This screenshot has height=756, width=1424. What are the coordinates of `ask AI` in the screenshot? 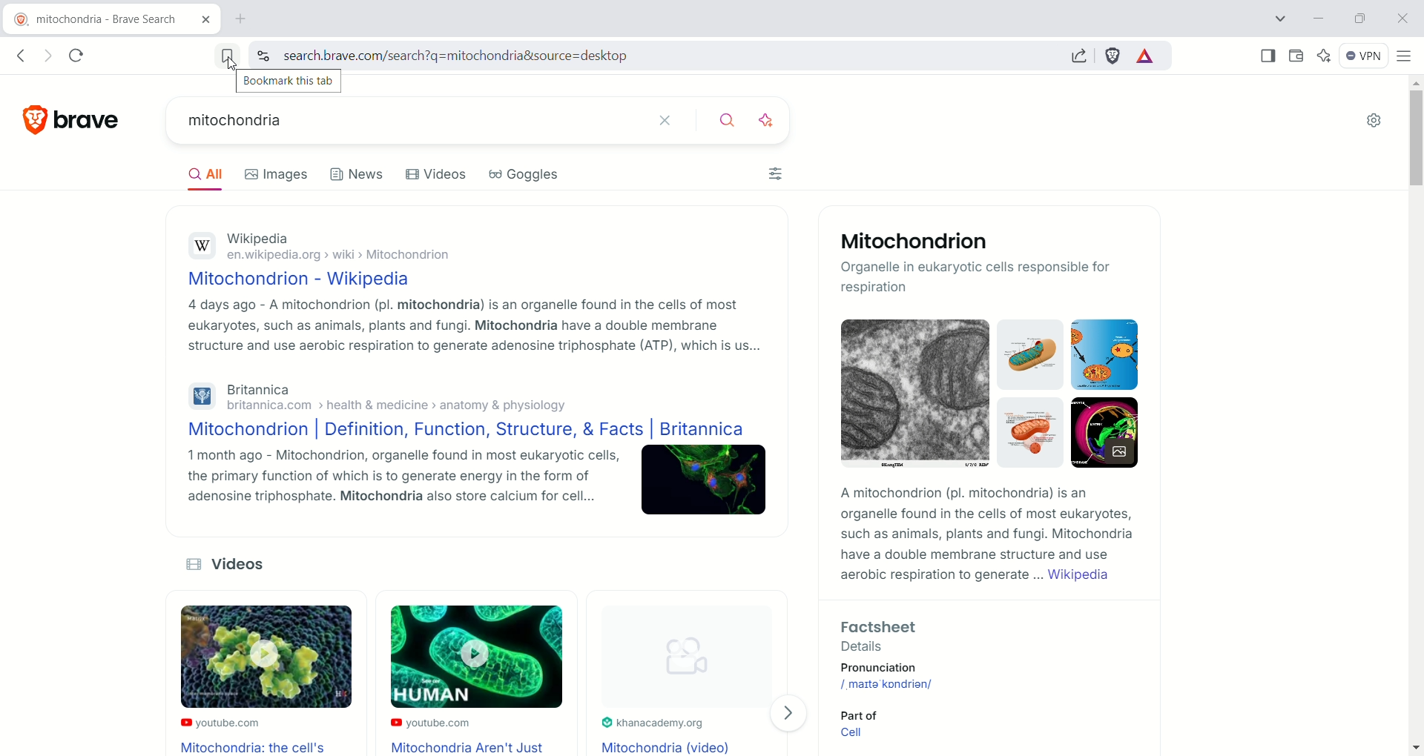 It's located at (768, 119).